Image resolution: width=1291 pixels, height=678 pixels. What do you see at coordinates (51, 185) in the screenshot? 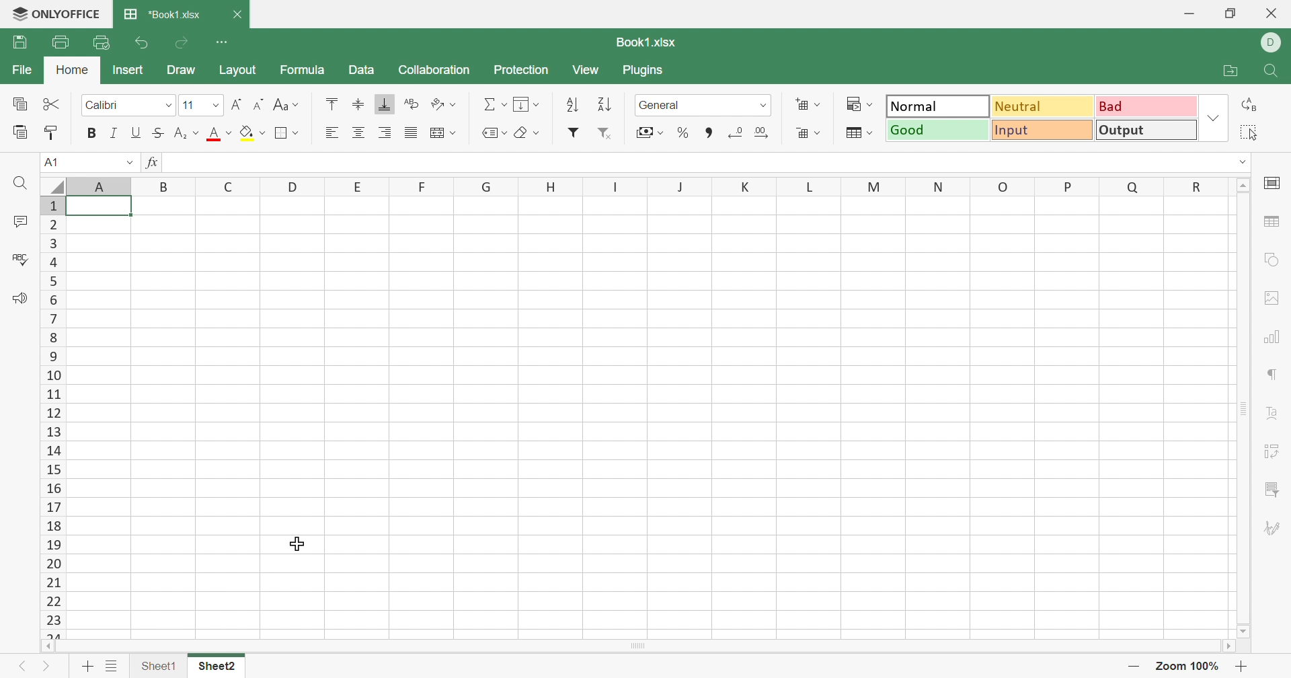
I see `Select all` at bounding box center [51, 185].